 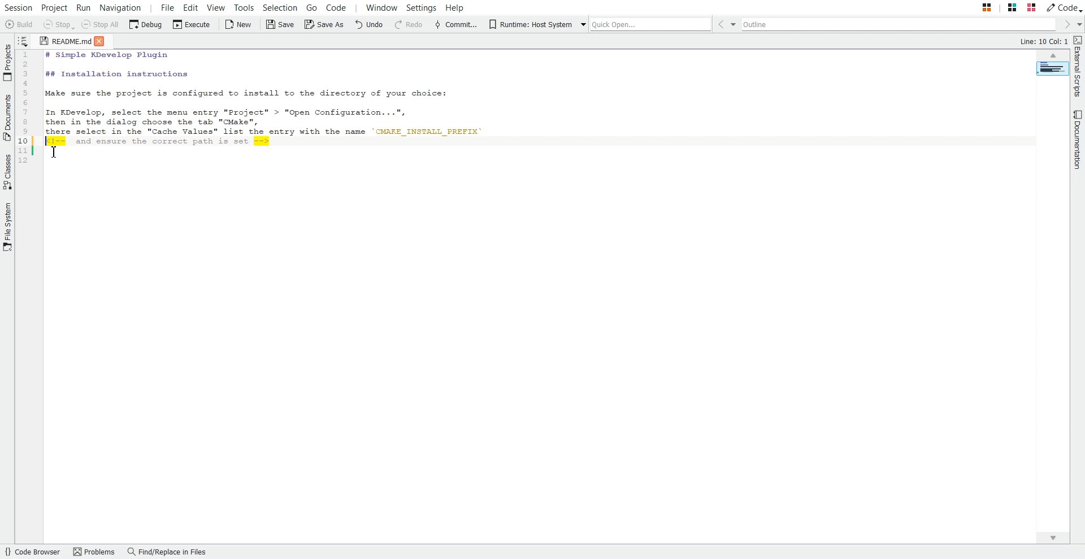 What do you see at coordinates (7, 228) in the screenshot?
I see `File System` at bounding box center [7, 228].